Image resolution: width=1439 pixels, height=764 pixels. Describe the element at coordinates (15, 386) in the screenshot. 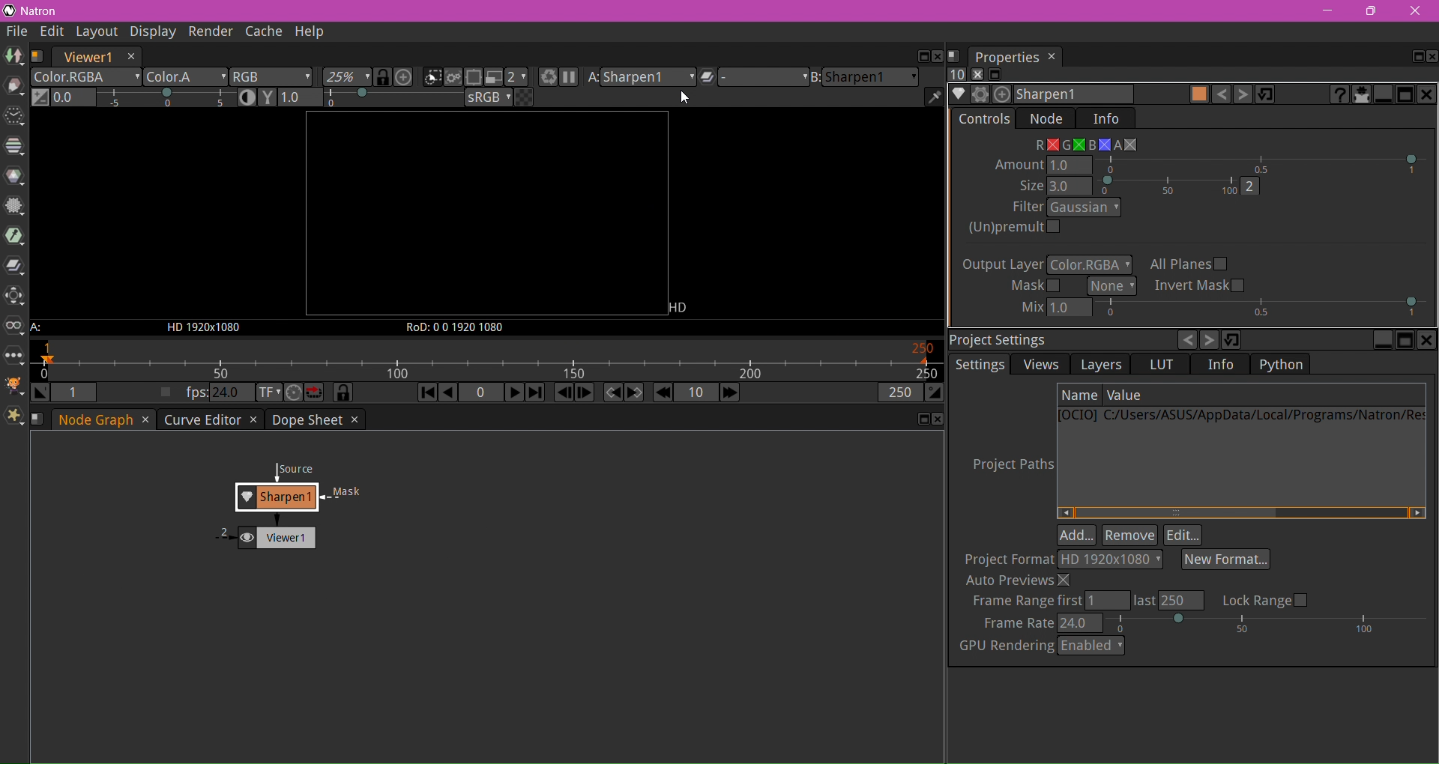

I see `GMIC` at that location.